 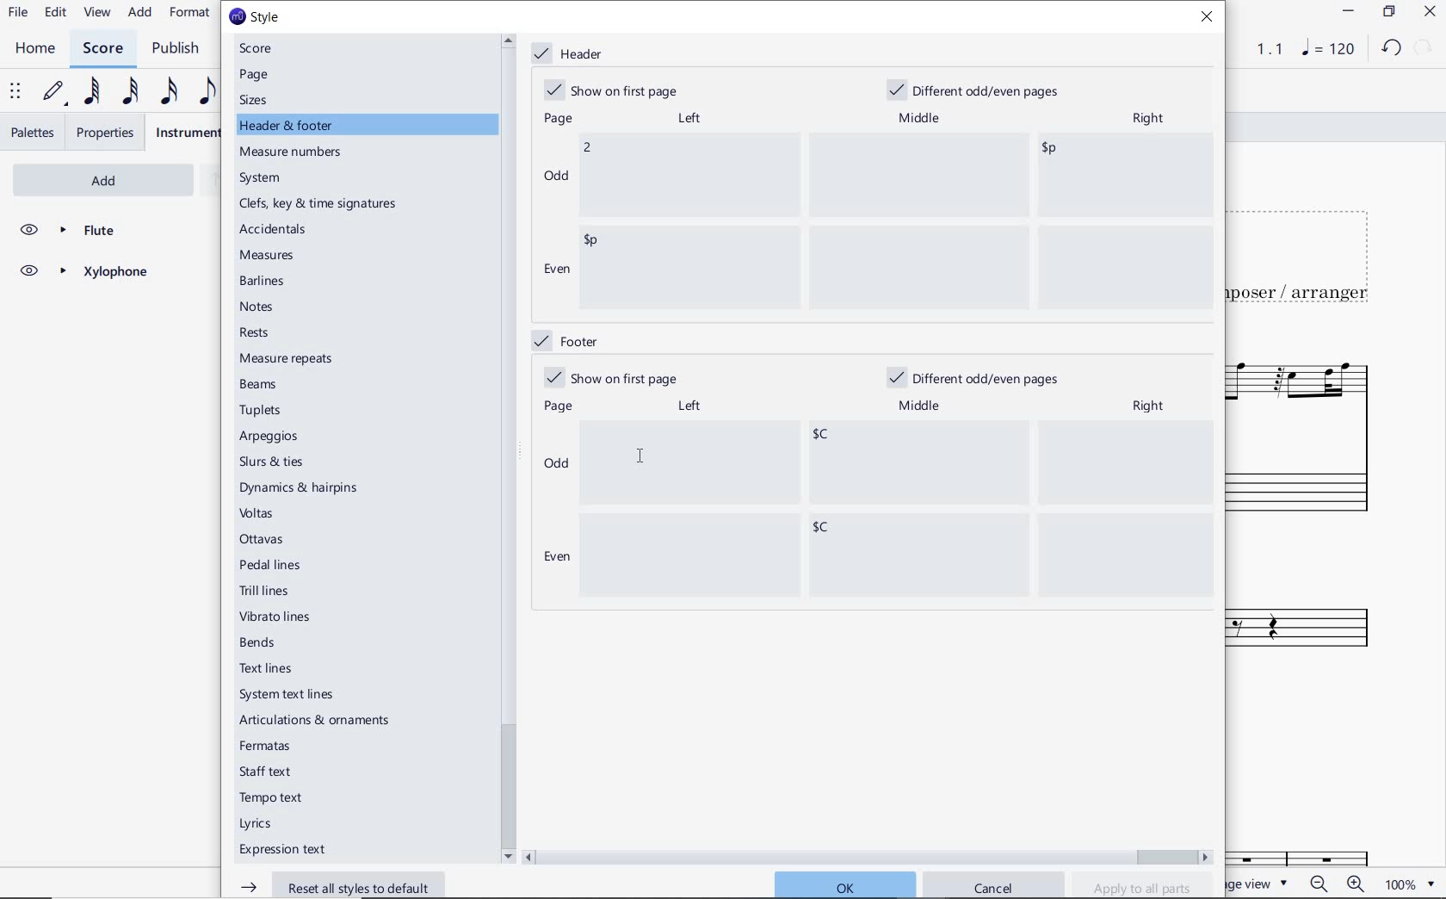 I want to click on different odd/even pages, so click(x=979, y=88).